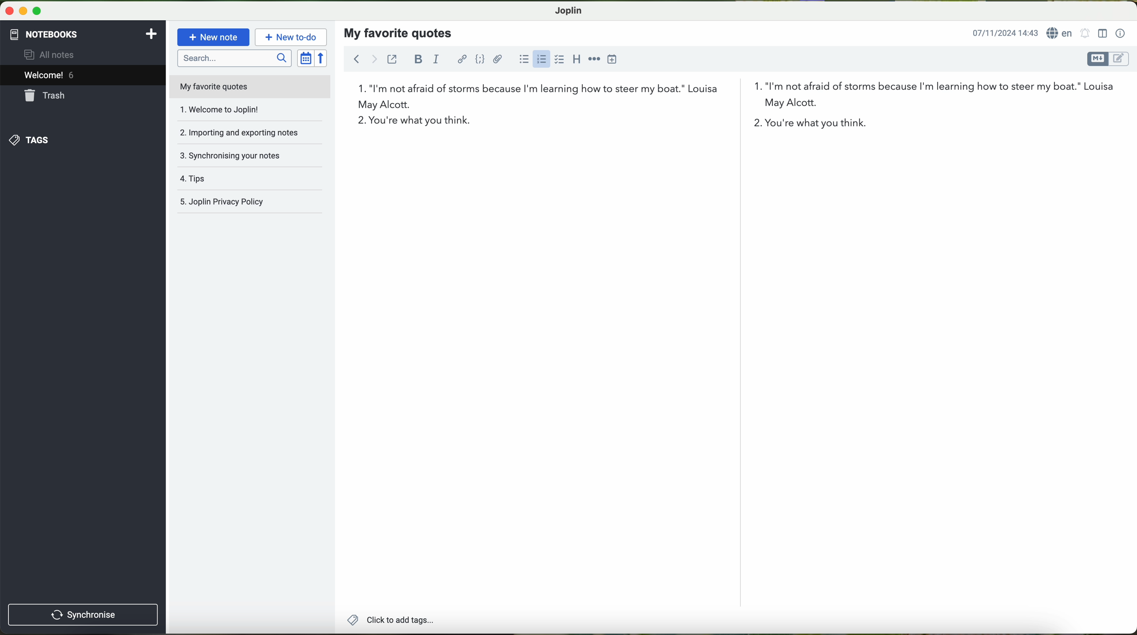  What do you see at coordinates (568, 10) in the screenshot?
I see `Joplin` at bounding box center [568, 10].